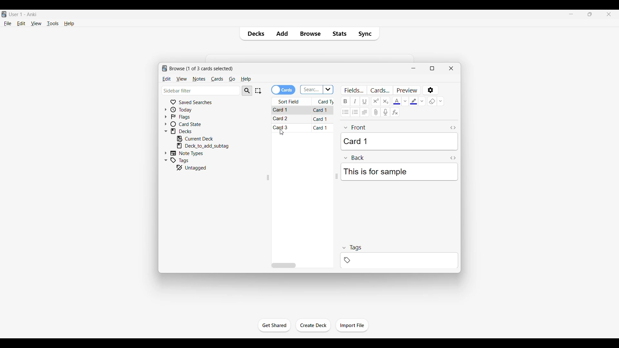  What do you see at coordinates (217, 79) in the screenshot?
I see `Cards menu` at bounding box center [217, 79].